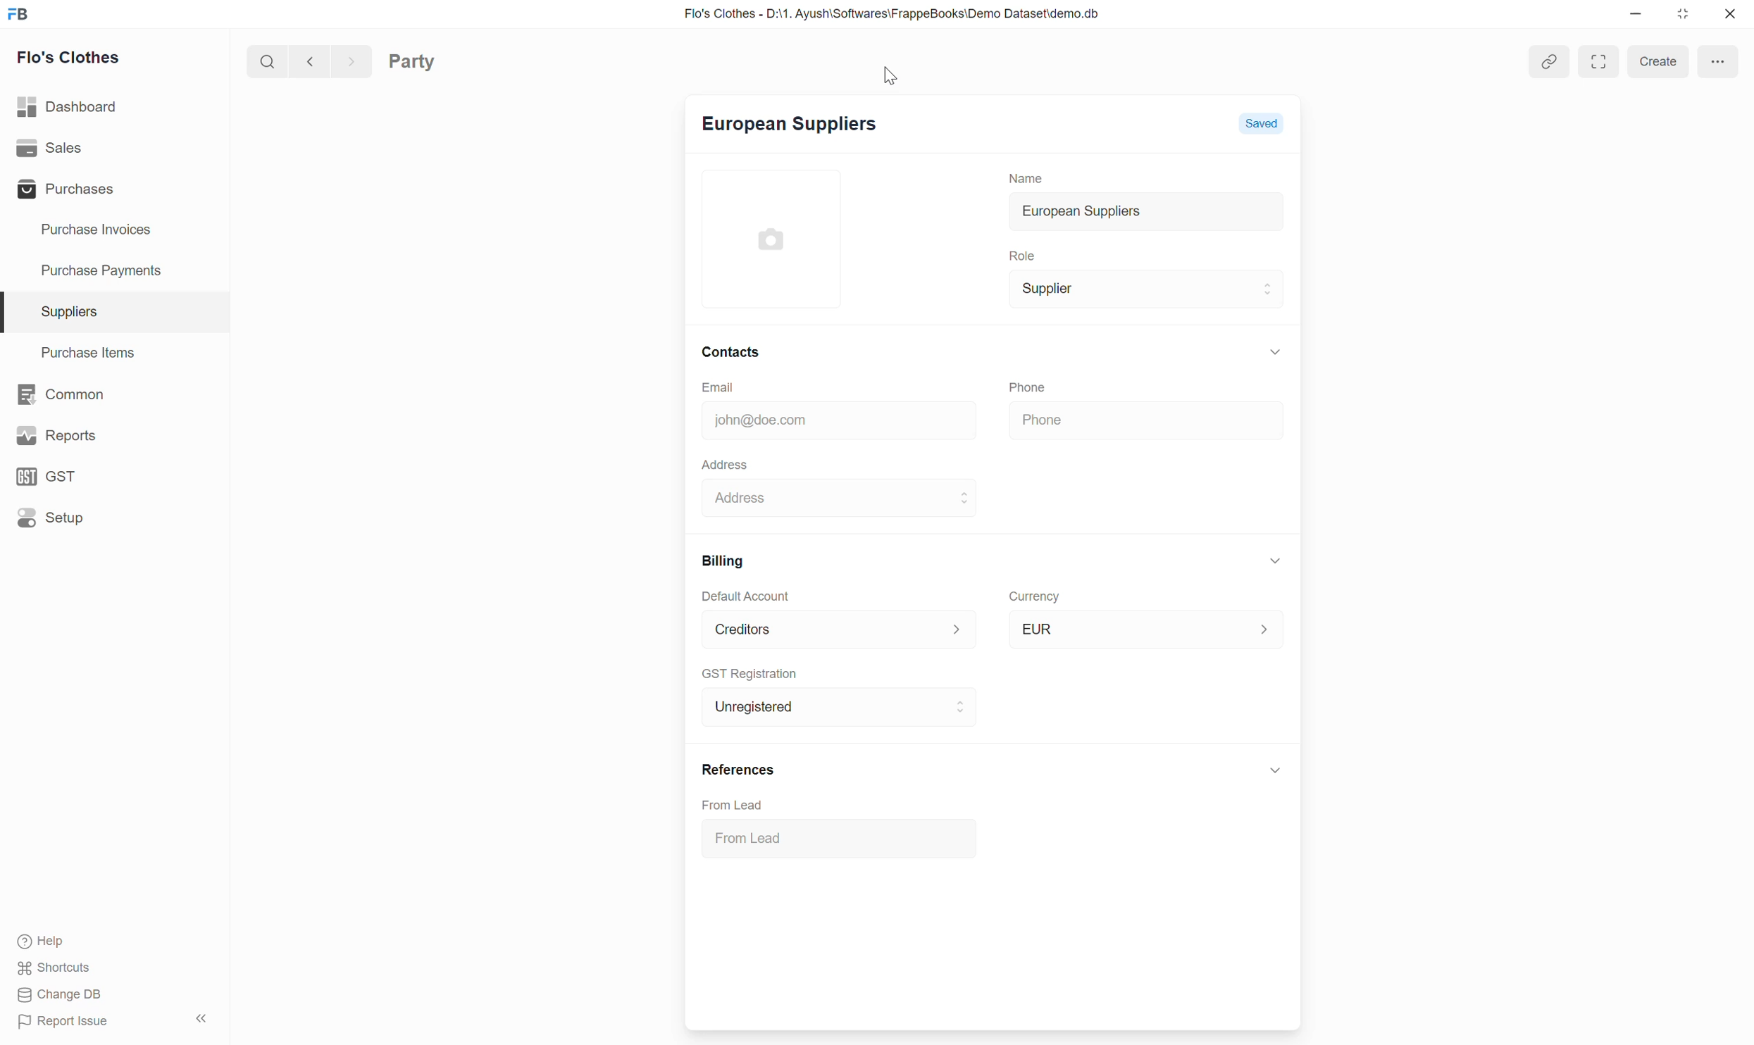  What do you see at coordinates (1046, 714) in the screenshot?
I see `Create` at bounding box center [1046, 714].